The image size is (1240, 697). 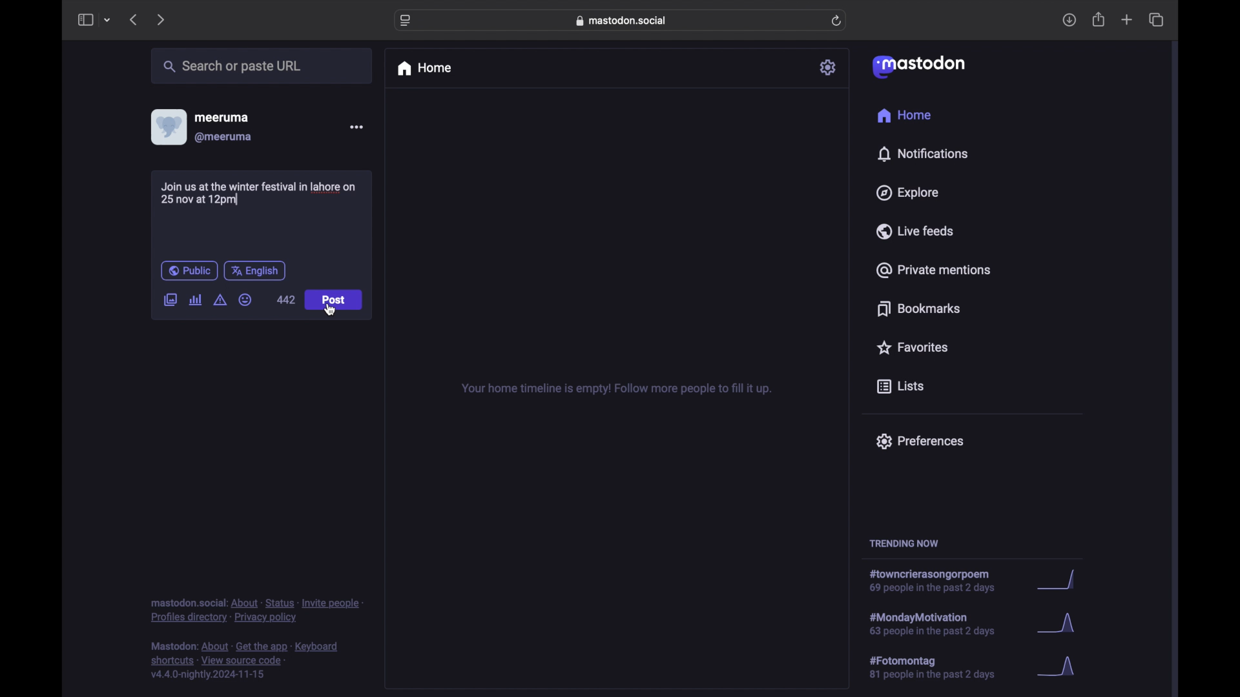 What do you see at coordinates (107, 21) in the screenshot?
I see `tab group picker` at bounding box center [107, 21].